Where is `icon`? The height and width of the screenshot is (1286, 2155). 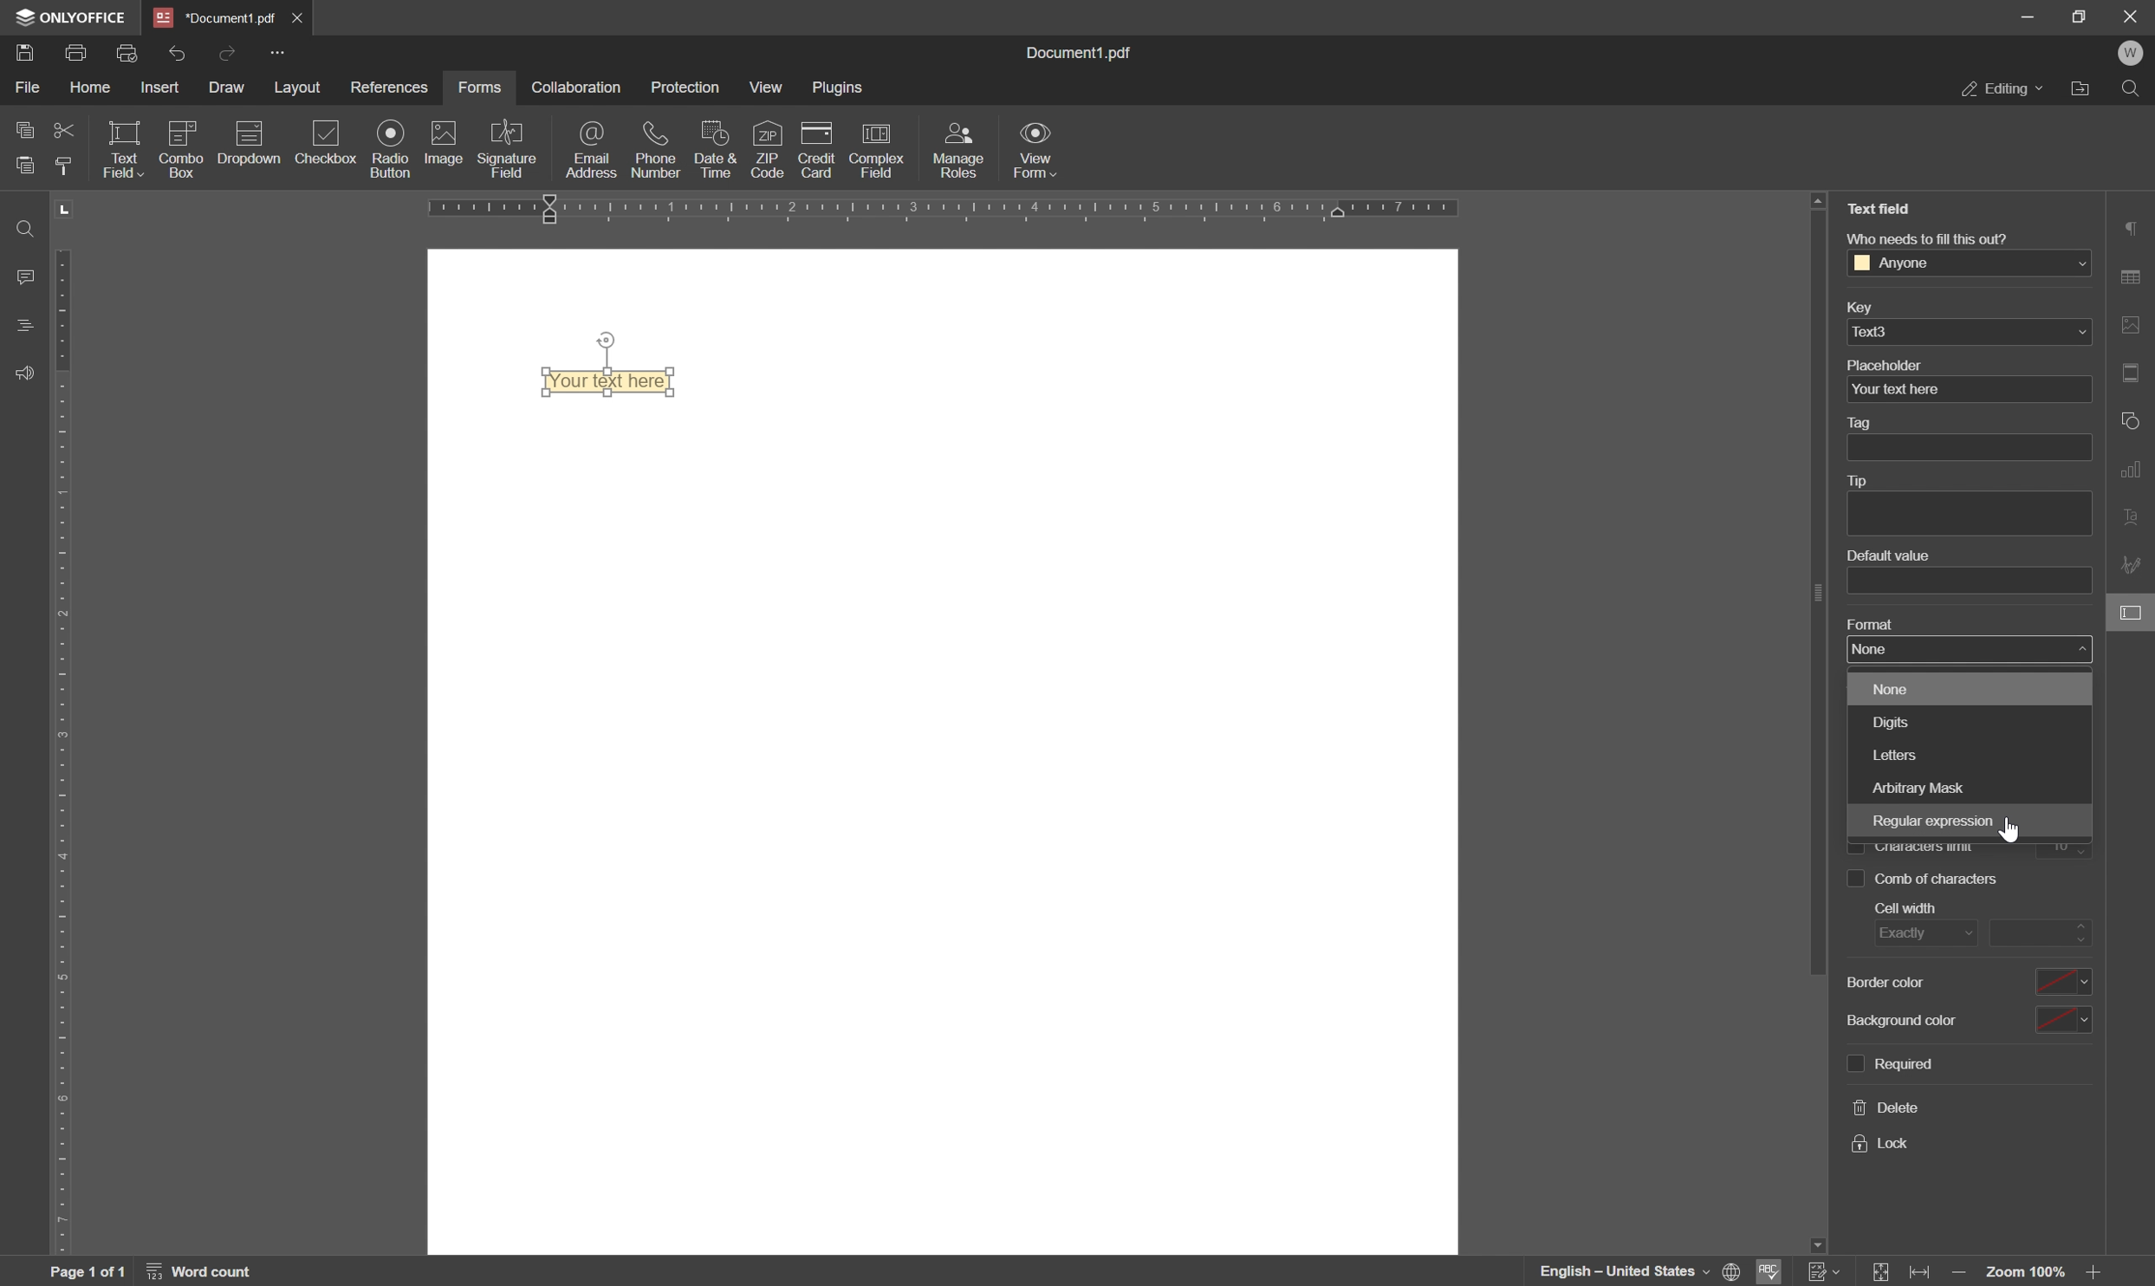 icon is located at coordinates (179, 147).